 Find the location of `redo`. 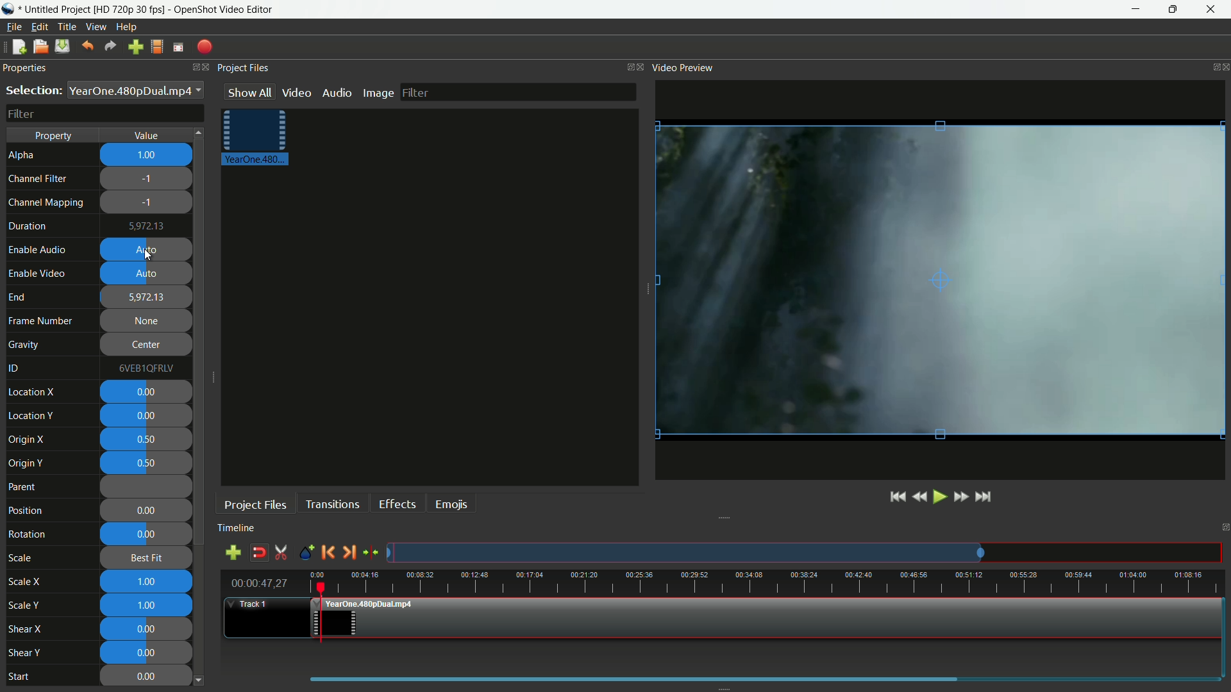

redo is located at coordinates (110, 47).